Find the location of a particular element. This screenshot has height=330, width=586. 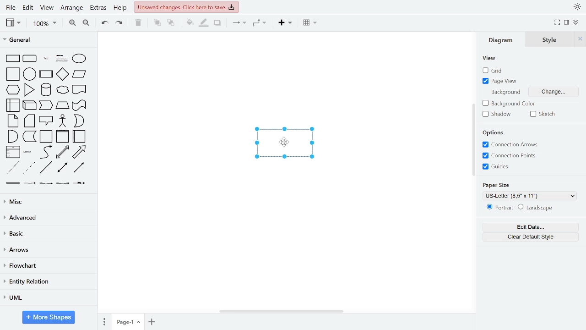

general shapes is located at coordinates (62, 136).